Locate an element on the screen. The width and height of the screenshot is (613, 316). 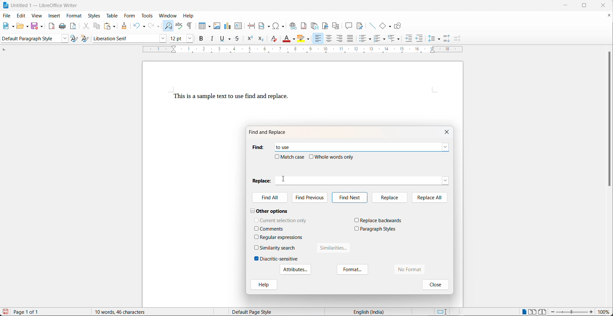
to use is located at coordinates (285, 146).